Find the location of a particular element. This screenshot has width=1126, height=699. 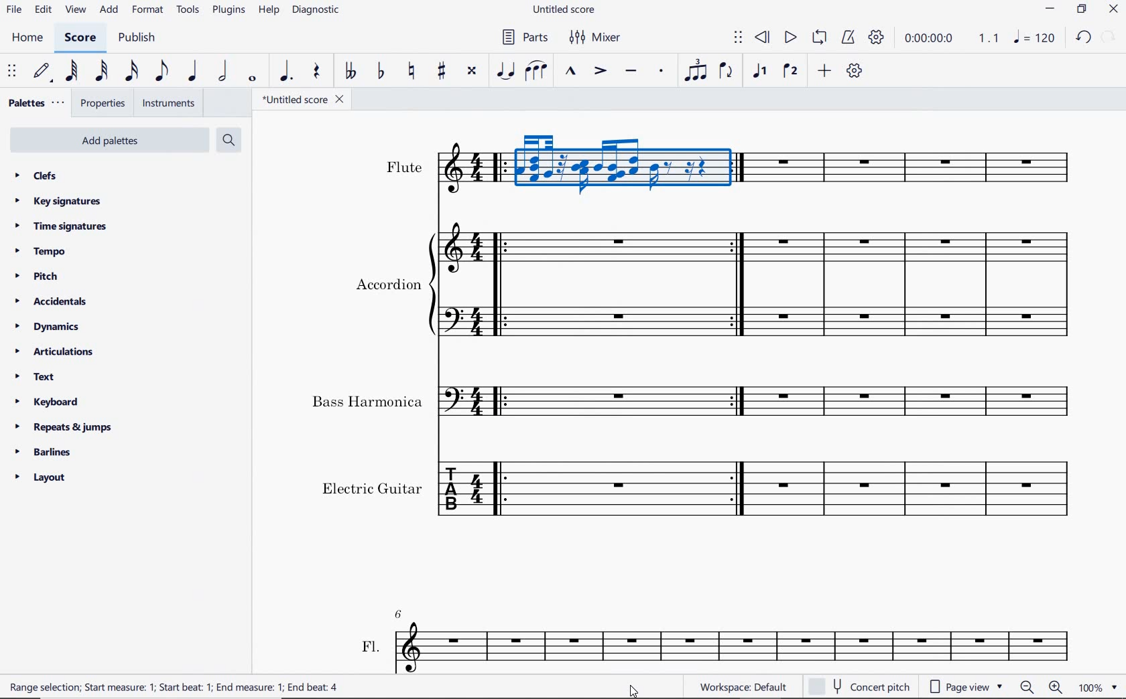

add is located at coordinates (109, 11).